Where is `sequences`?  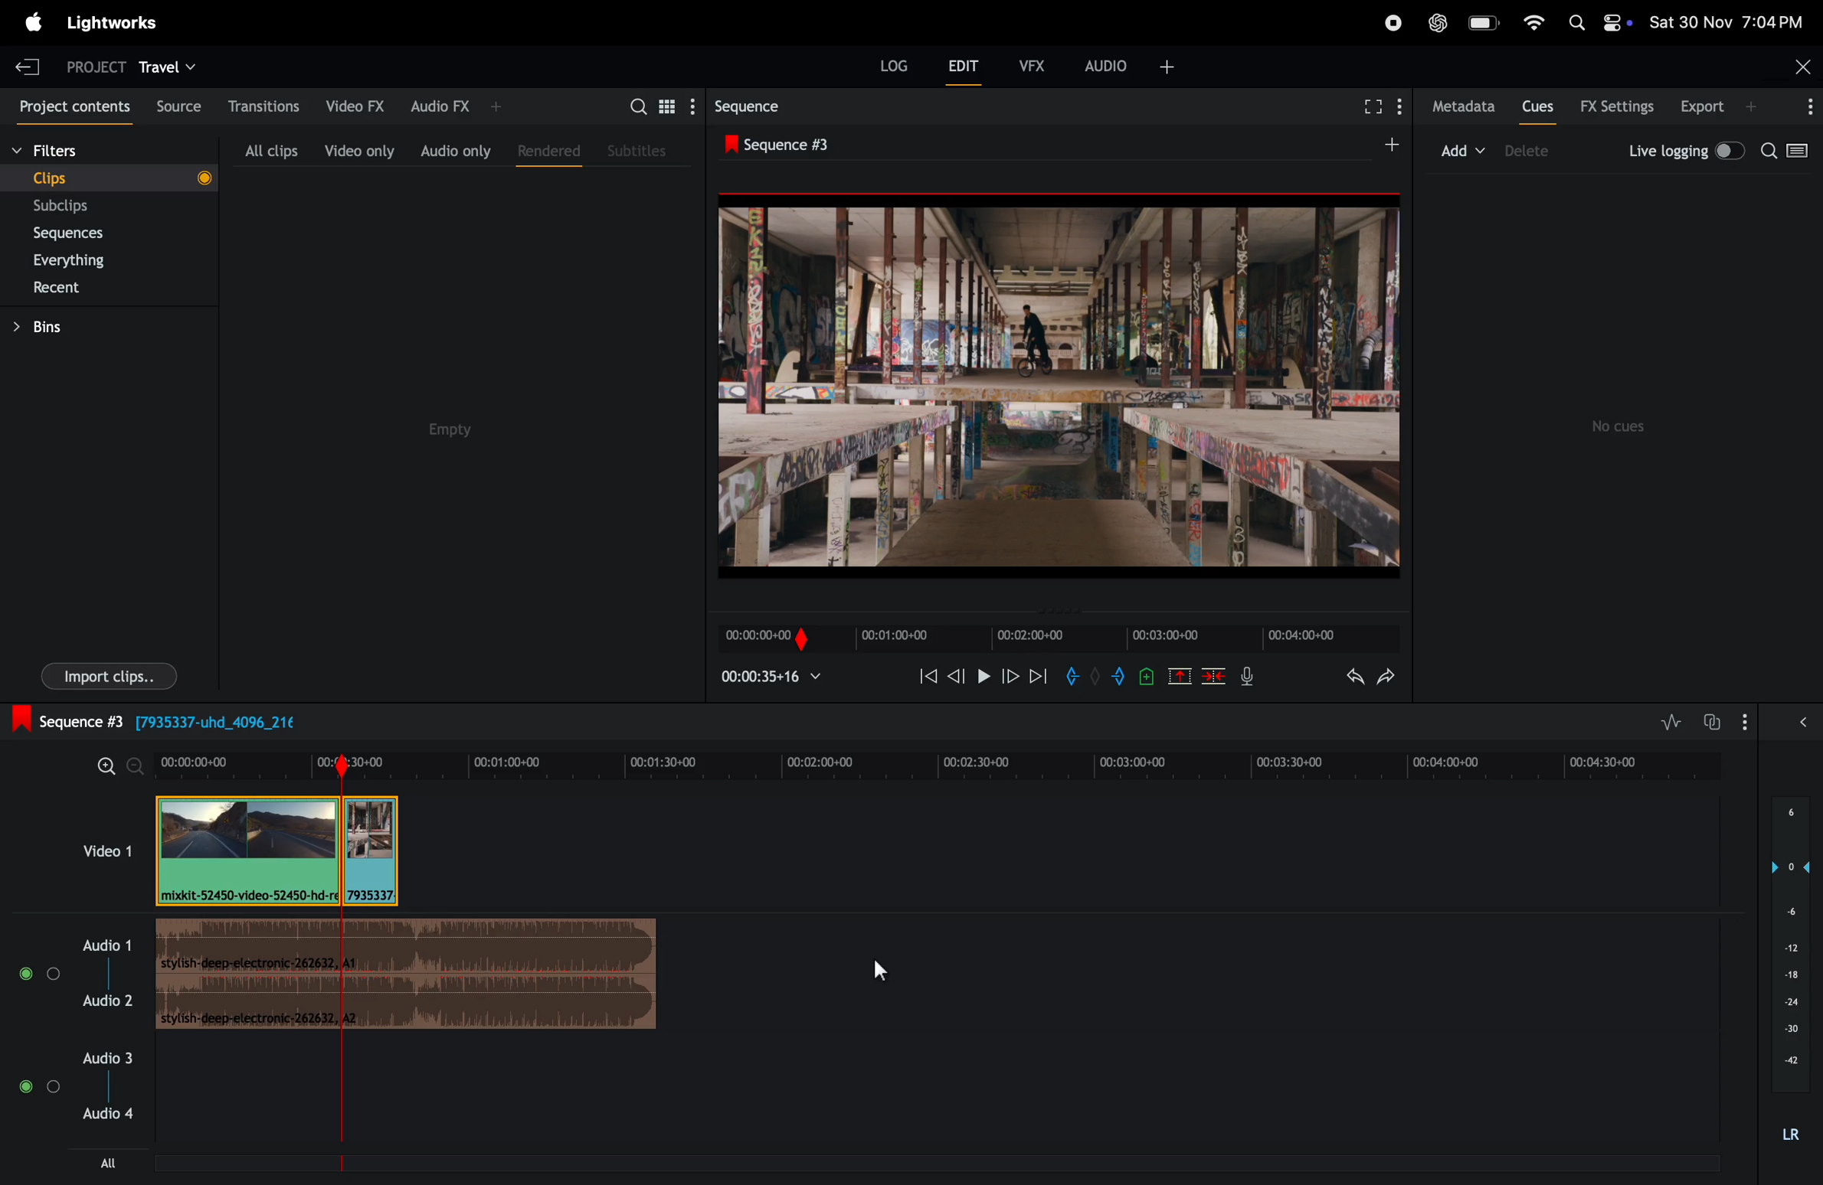 sequences is located at coordinates (83, 233).